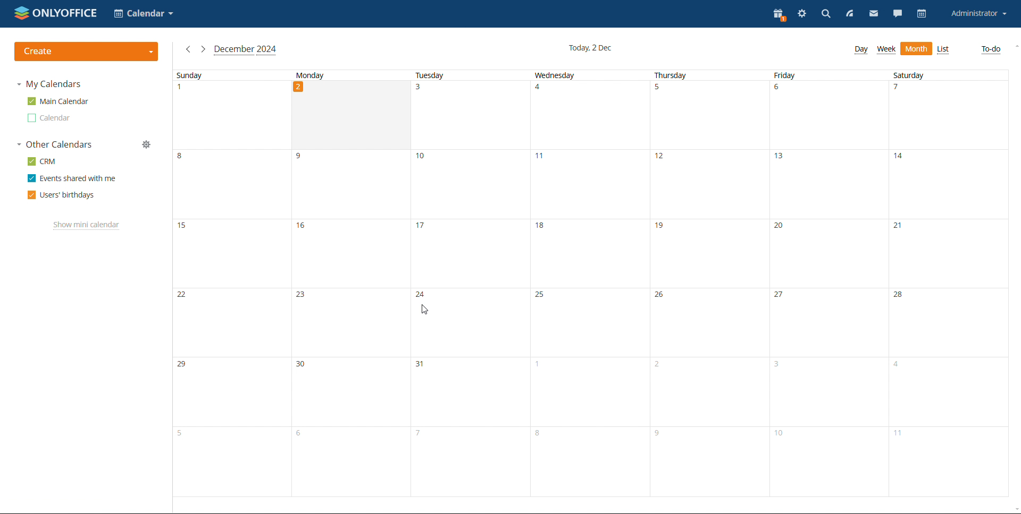 The height and width of the screenshot is (514, 1021). Describe the element at coordinates (898, 14) in the screenshot. I see `chat` at that location.